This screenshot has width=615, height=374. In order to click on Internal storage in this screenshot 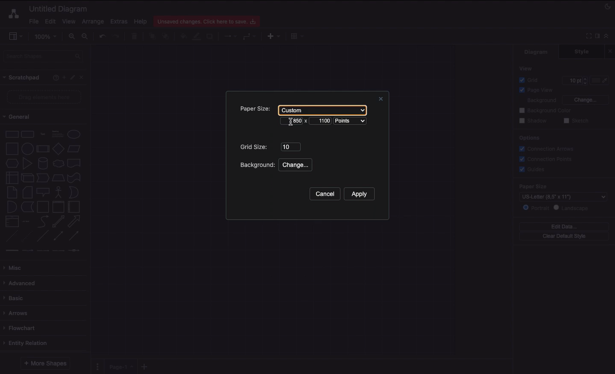, I will do `click(12, 177)`.